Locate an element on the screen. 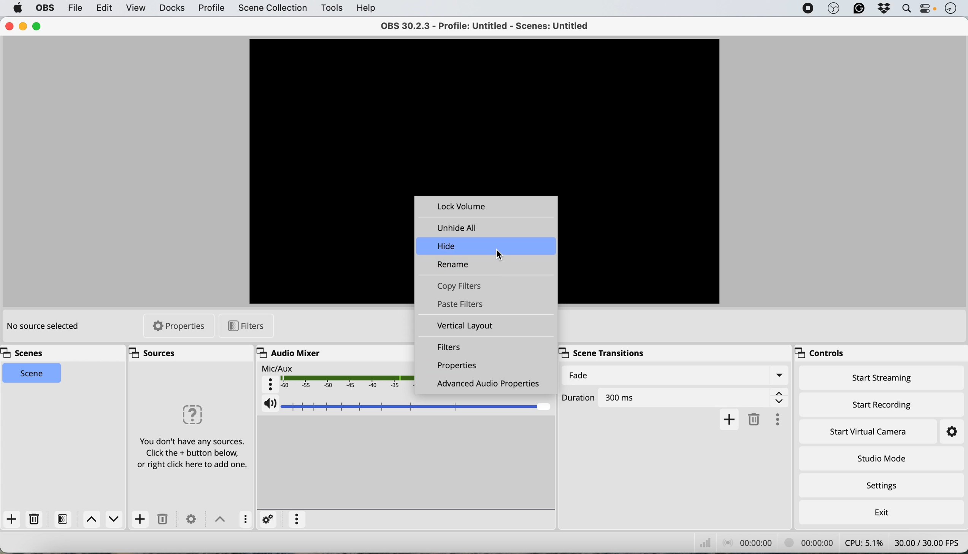 The height and width of the screenshot is (554, 968). start streaming is located at coordinates (880, 378).